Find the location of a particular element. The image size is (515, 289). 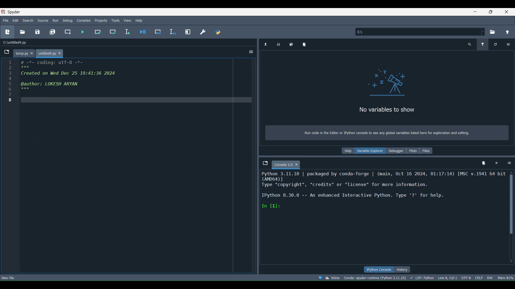

New file is located at coordinates (51, 53).